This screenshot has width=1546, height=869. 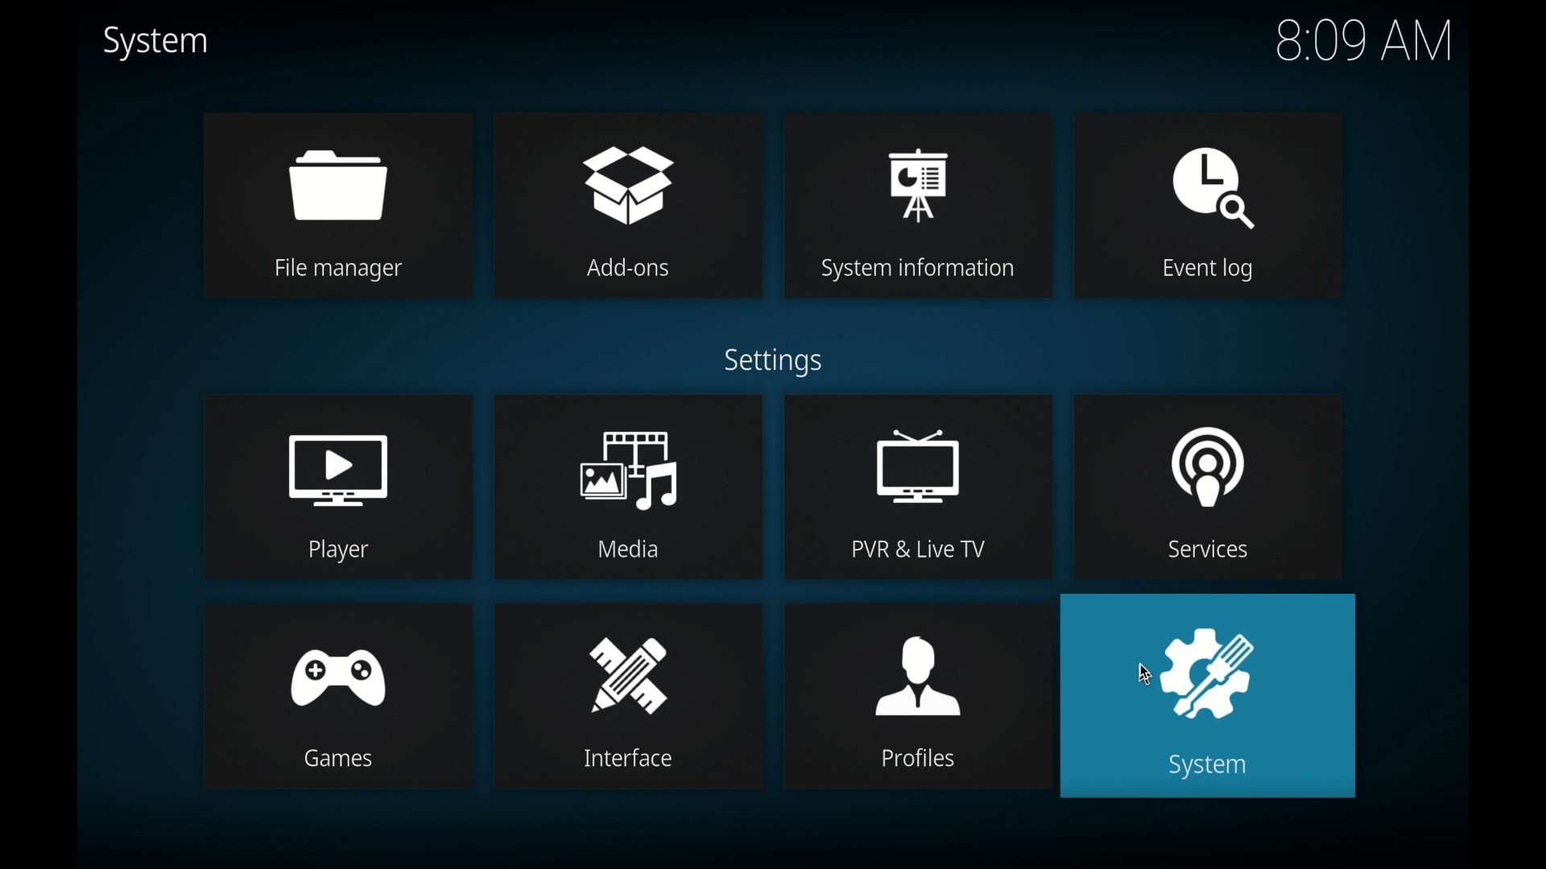 What do you see at coordinates (628, 486) in the screenshot?
I see `media` at bounding box center [628, 486].